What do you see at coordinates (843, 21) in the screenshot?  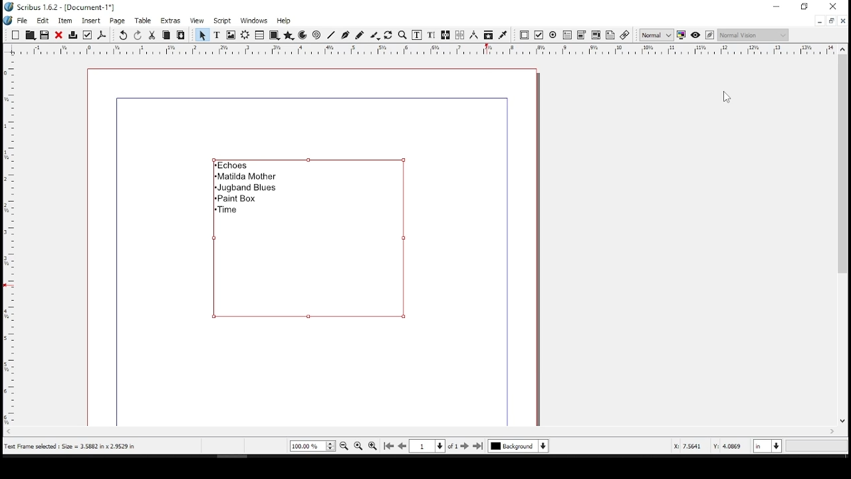 I see `close window` at bounding box center [843, 21].